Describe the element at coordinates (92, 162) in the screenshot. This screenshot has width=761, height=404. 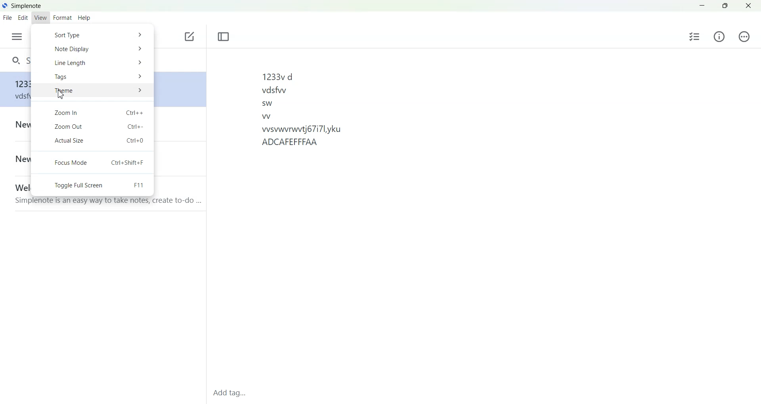
I see `Focus Mode` at that location.